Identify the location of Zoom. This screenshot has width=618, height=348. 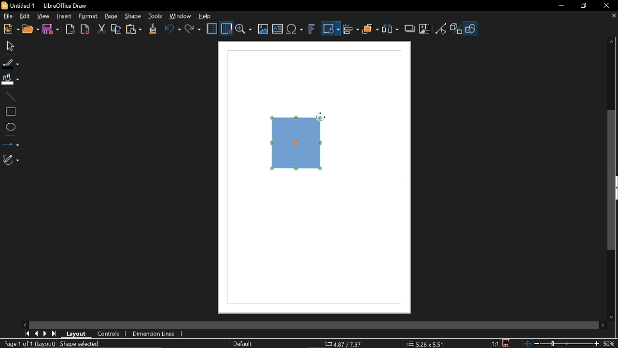
(244, 29).